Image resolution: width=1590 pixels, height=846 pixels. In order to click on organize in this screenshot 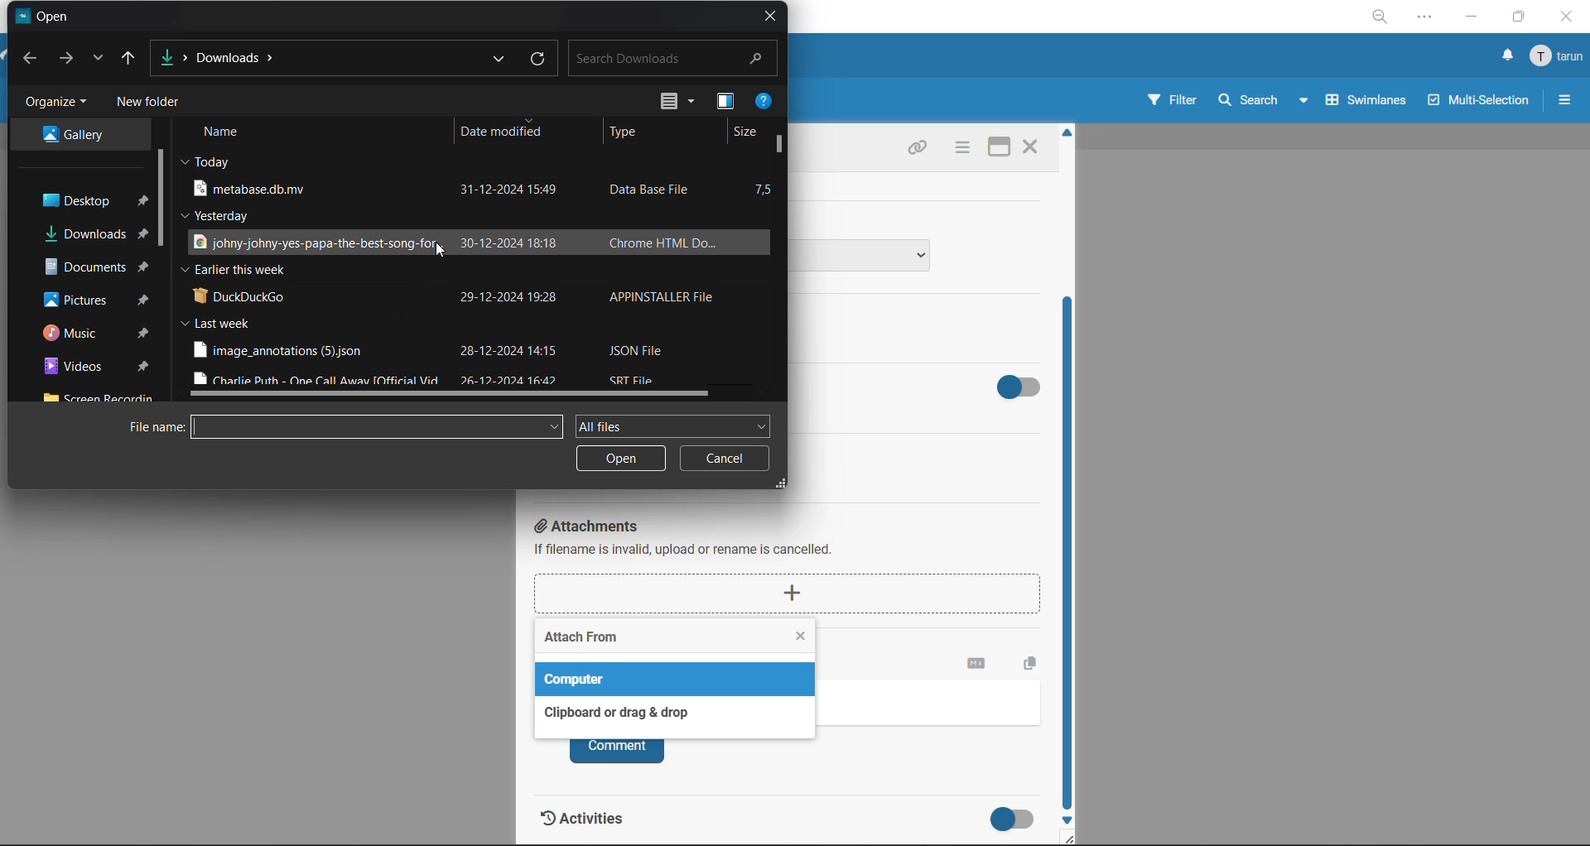, I will do `click(55, 104)`.